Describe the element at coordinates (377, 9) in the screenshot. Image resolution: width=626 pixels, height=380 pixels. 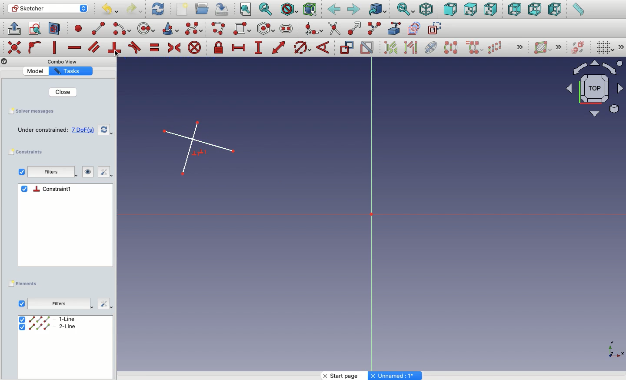
I see `Go to linked object` at that location.